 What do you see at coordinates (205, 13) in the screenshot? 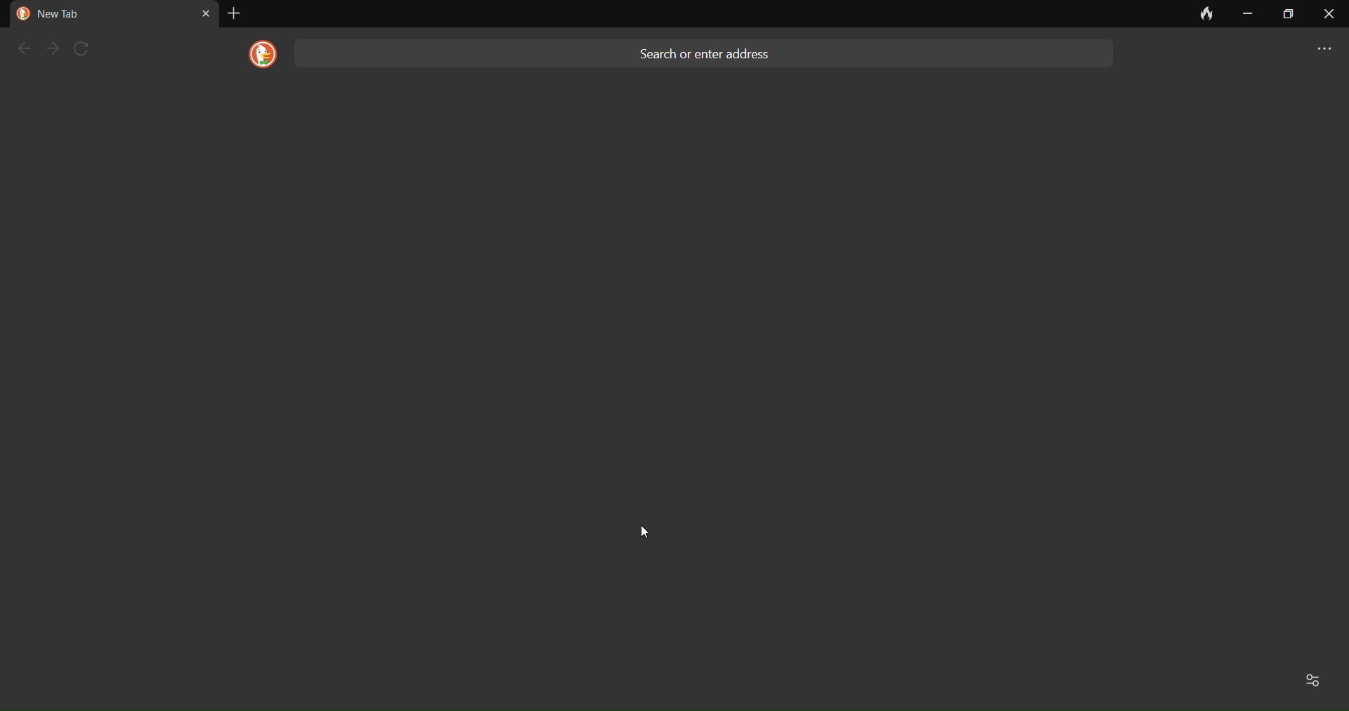
I see `close tab` at bounding box center [205, 13].